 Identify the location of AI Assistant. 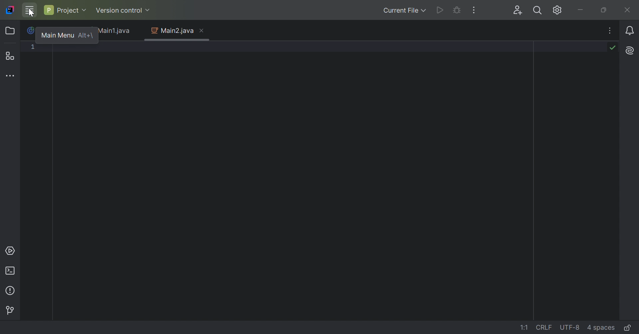
(629, 50).